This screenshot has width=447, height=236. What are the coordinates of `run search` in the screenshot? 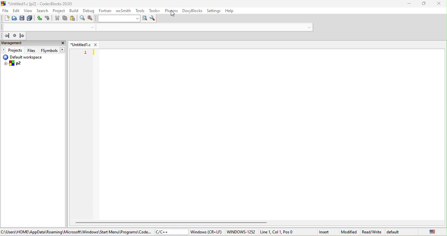 It's located at (145, 19).